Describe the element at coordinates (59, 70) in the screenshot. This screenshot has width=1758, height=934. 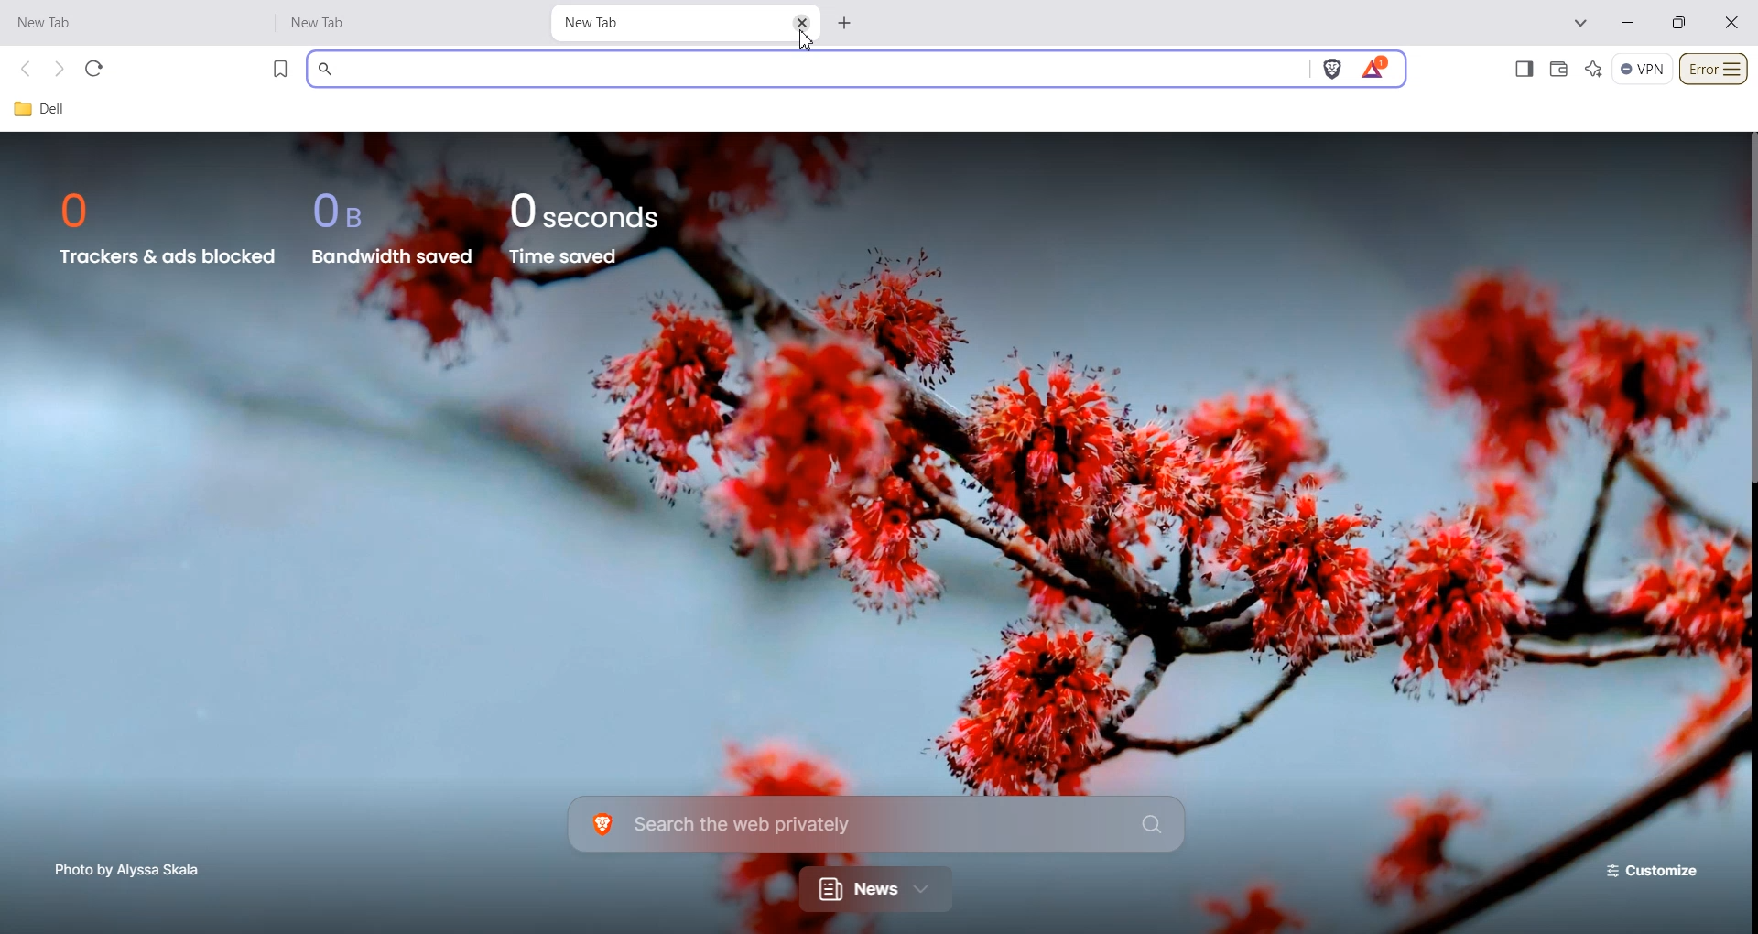
I see `Forward` at that location.